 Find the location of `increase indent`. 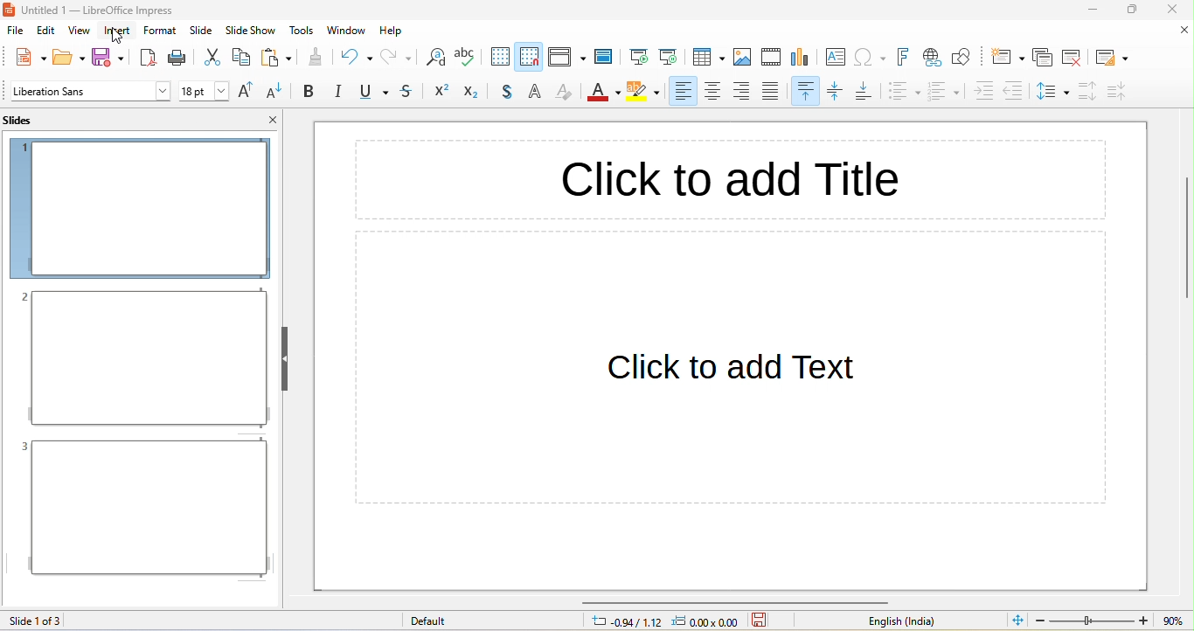

increase indent is located at coordinates (983, 92).